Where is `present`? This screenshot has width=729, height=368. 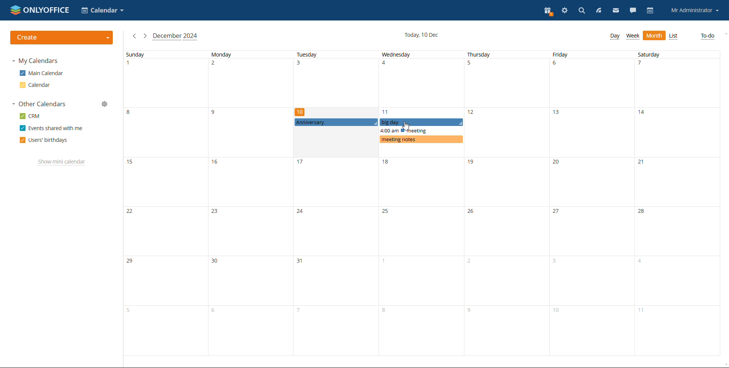
present is located at coordinates (549, 11).